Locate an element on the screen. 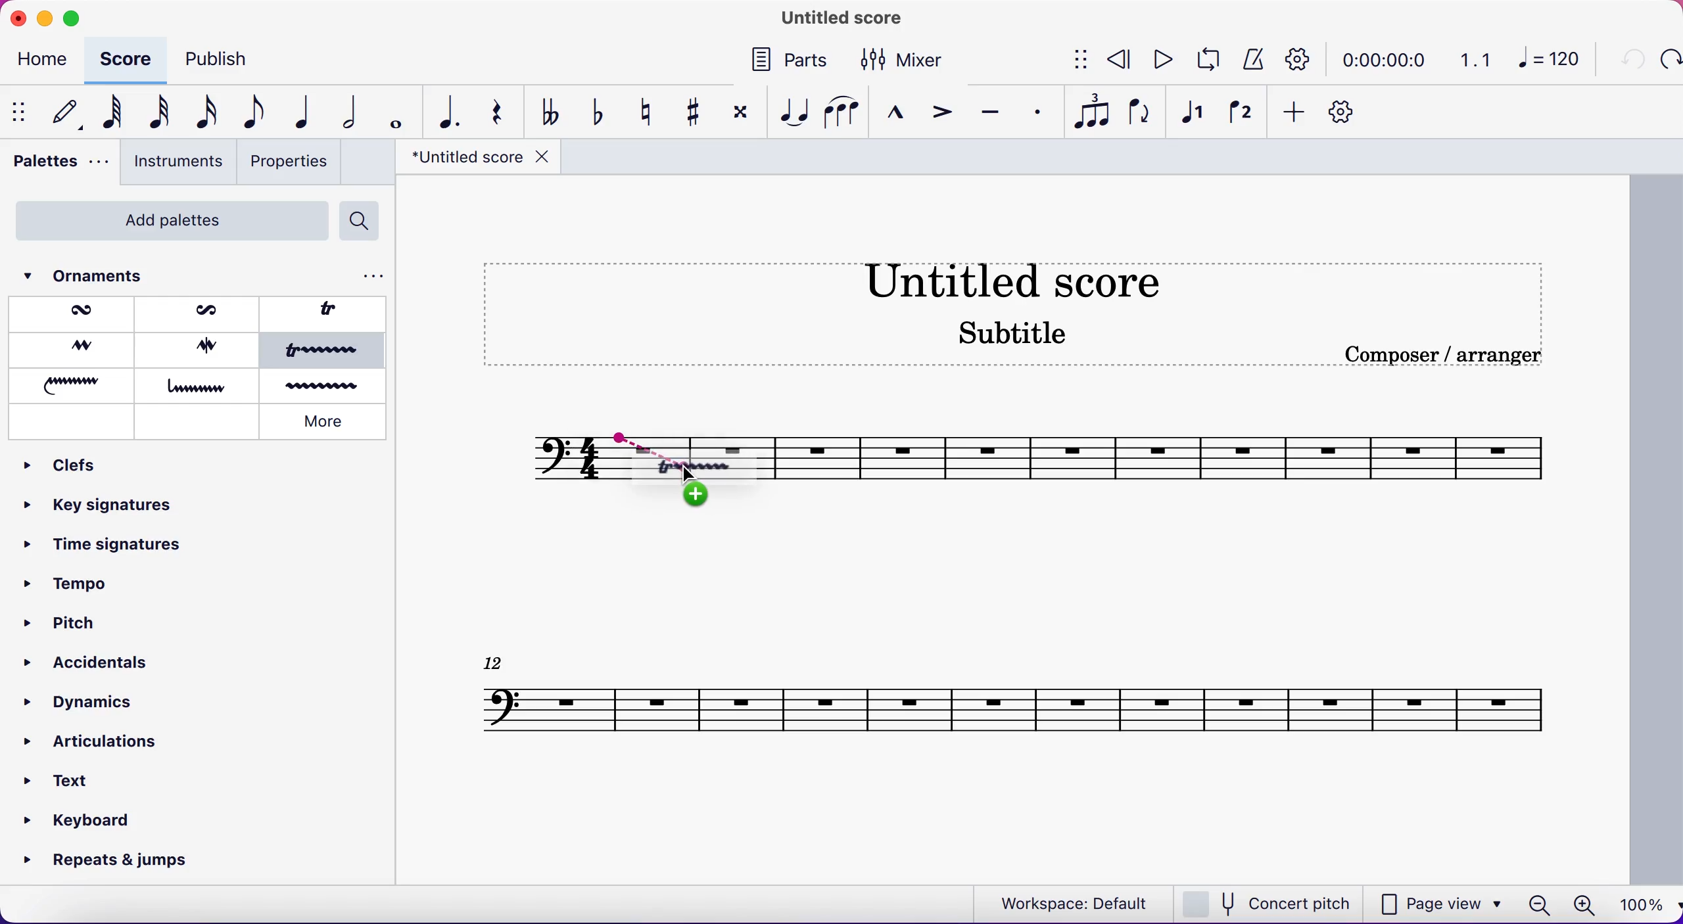 This screenshot has width=1683, height=924. add is located at coordinates (703, 497).